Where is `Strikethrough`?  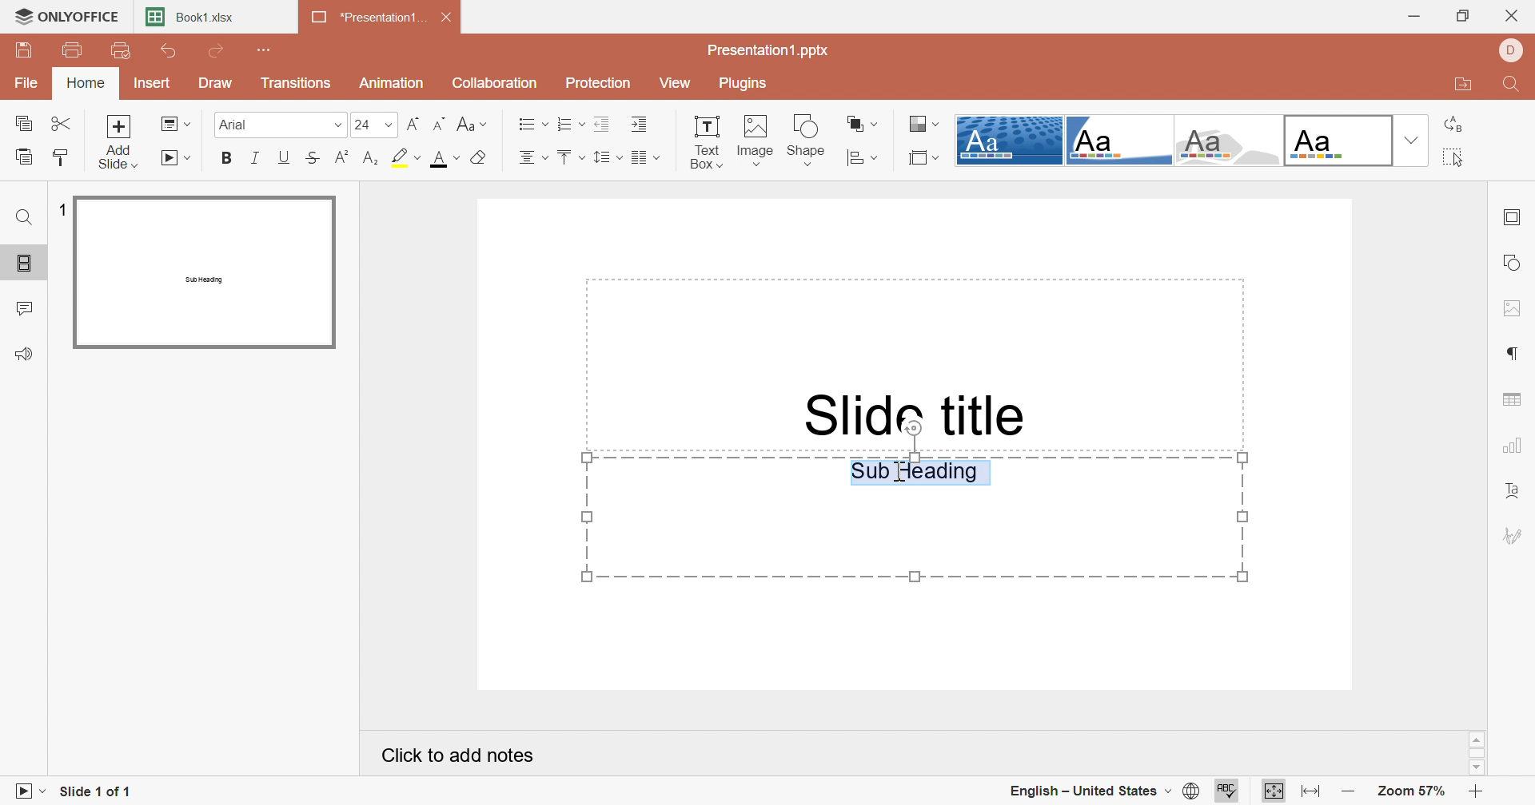
Strikethrough is located at coordinates (314, 157).